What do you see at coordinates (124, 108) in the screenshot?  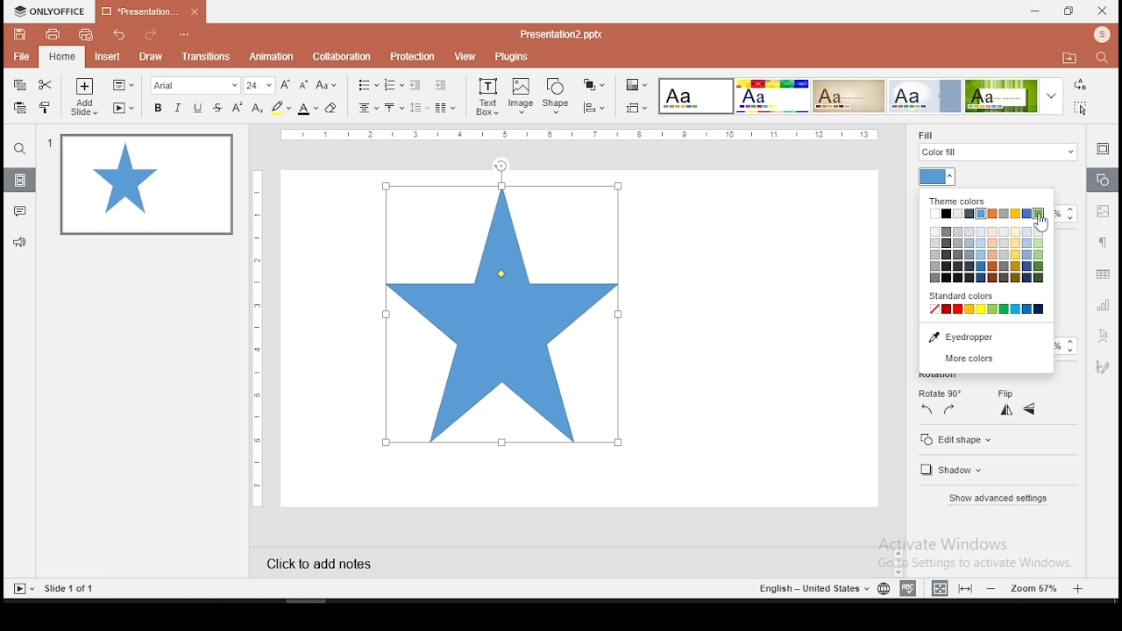 I see `start slideshow` at bounding box center [124, 108].